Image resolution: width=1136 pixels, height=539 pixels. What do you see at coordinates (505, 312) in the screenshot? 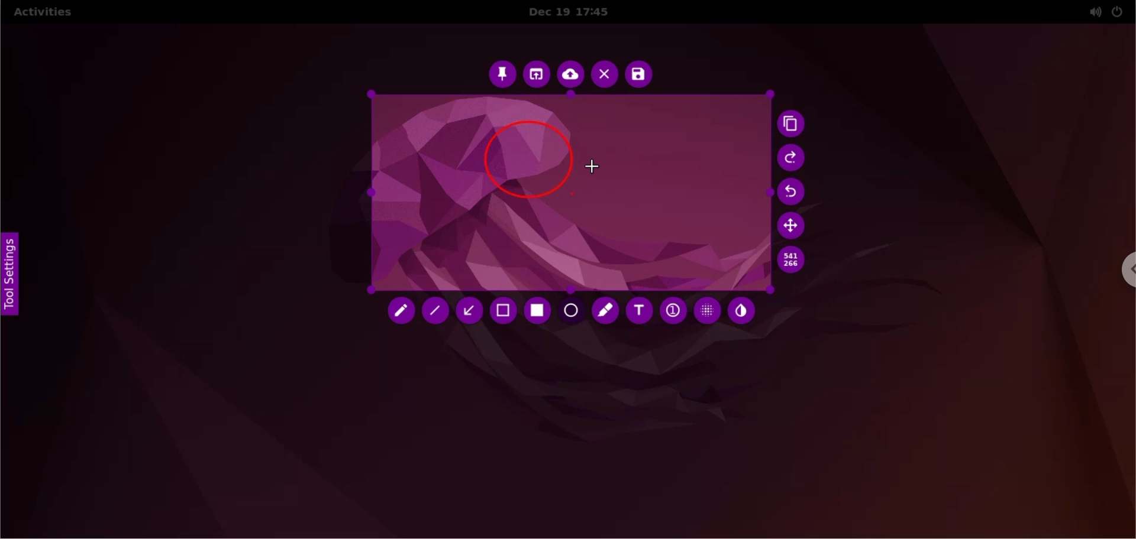
I see `selection tool` at bounding box center [505, 312].